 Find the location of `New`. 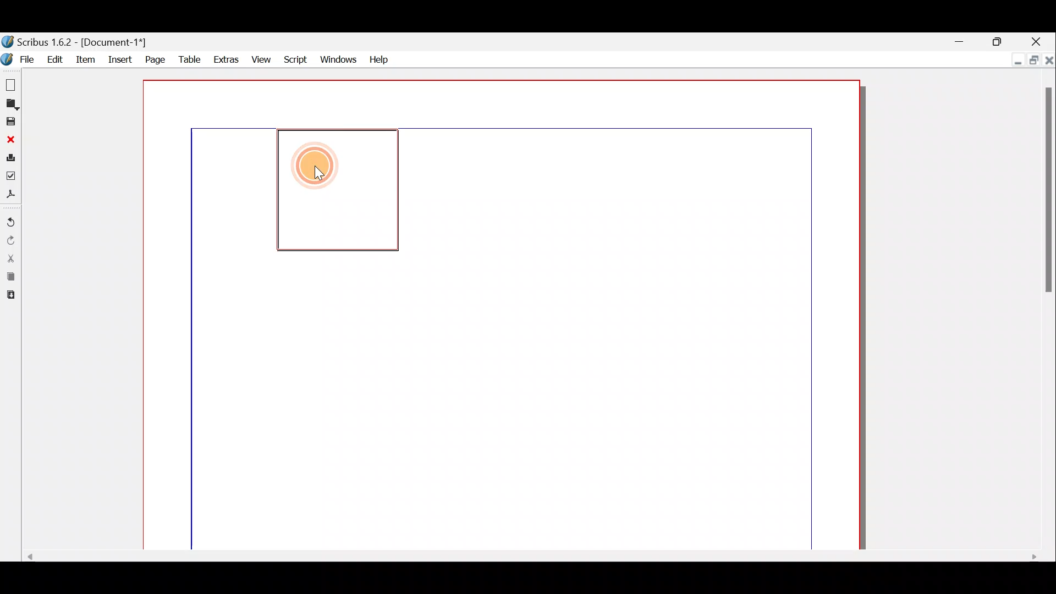

New is located at coordinates (9, 83).